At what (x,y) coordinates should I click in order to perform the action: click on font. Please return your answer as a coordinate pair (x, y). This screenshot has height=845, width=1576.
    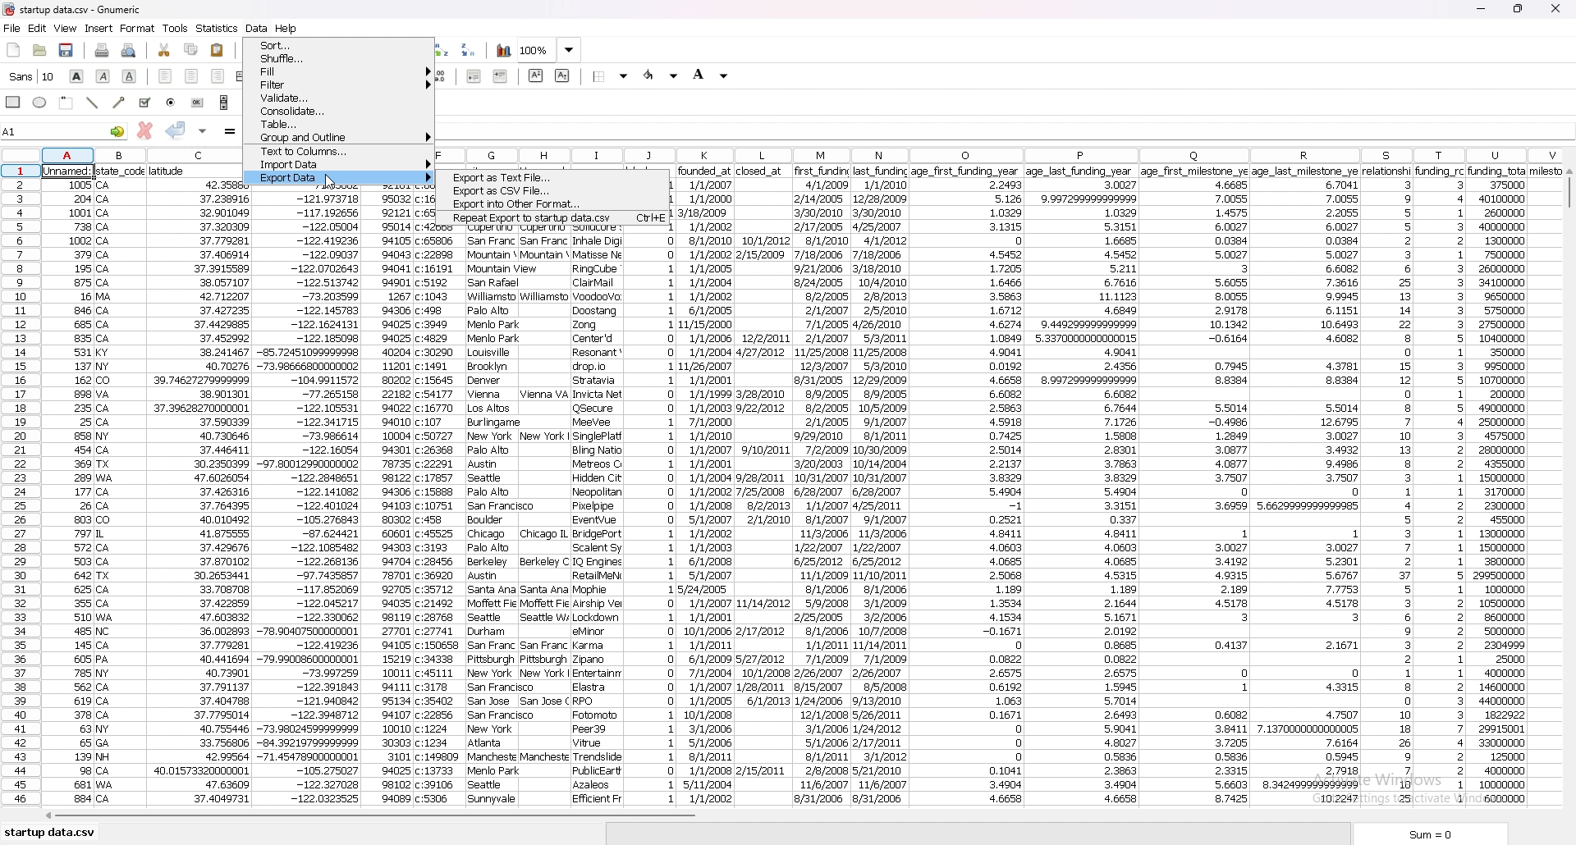
    Looking at the image, I should click on (32, 76).